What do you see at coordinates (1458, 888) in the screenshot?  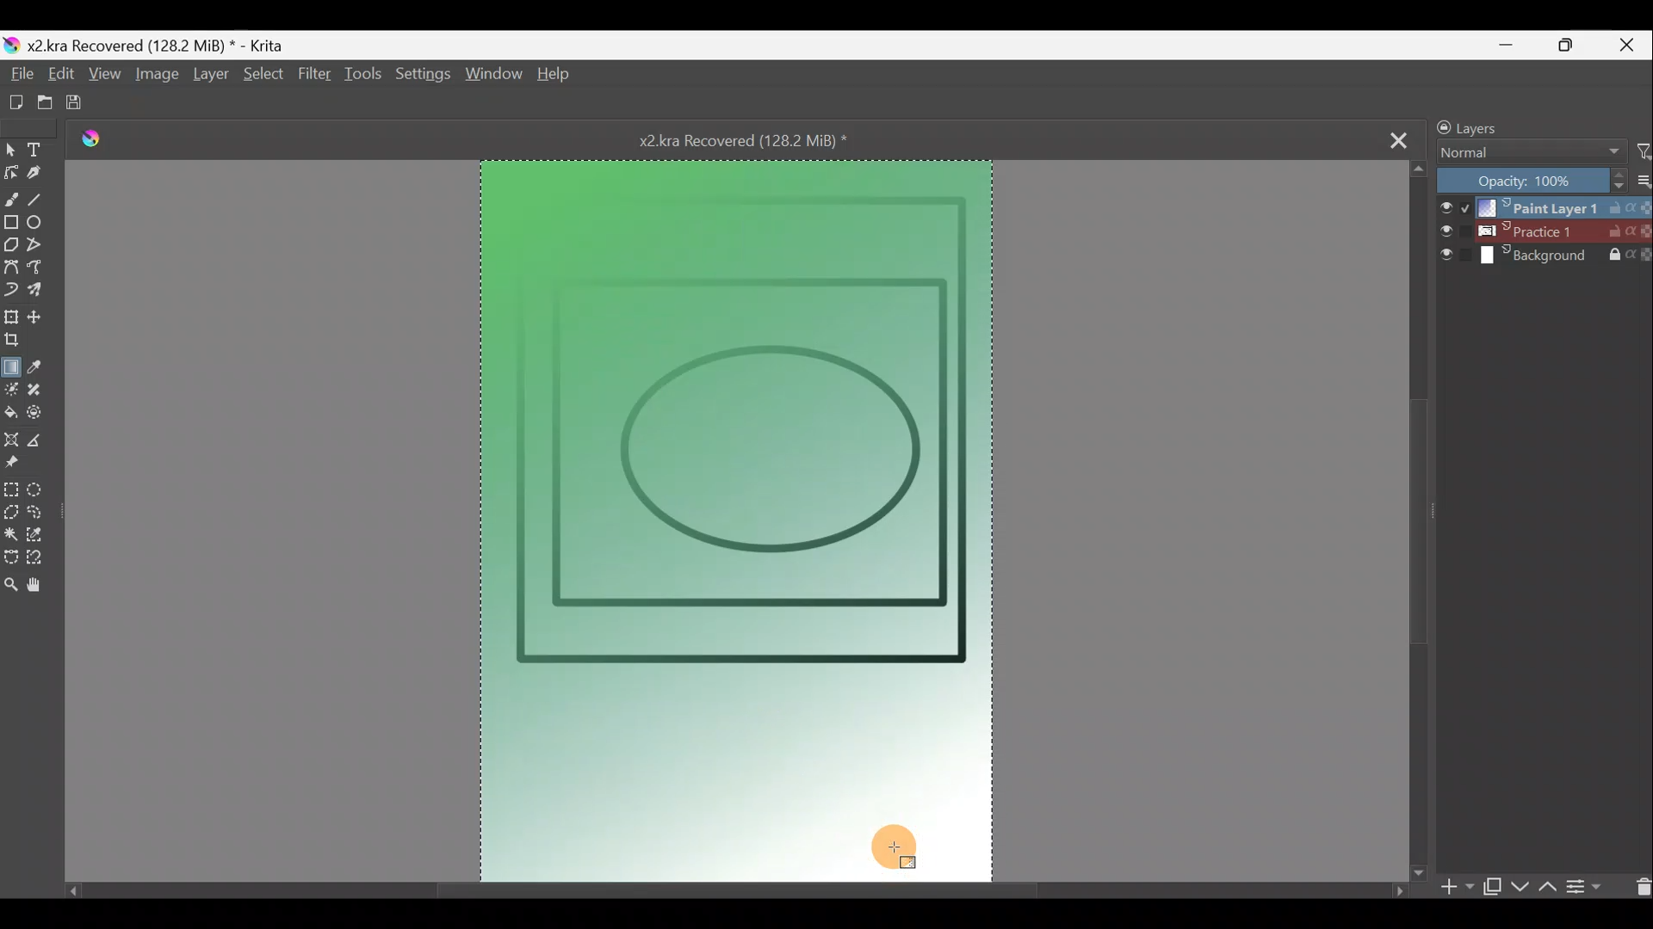 I see `Add layer/mask` at bounding box center [1458, 888].